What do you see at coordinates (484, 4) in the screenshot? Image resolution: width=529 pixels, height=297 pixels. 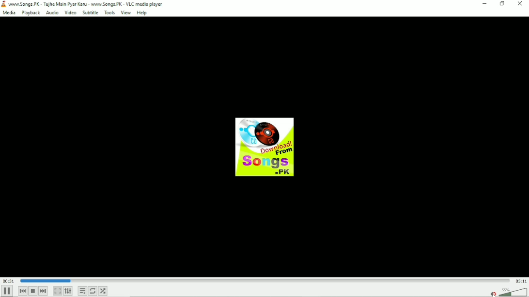 I see `Minimize` at bounding box center [484, 4].